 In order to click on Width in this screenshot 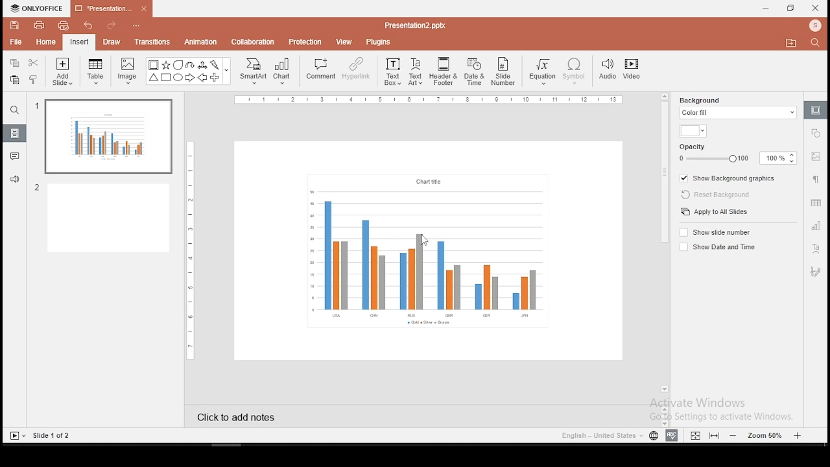, I will do `click(715, 436)`.